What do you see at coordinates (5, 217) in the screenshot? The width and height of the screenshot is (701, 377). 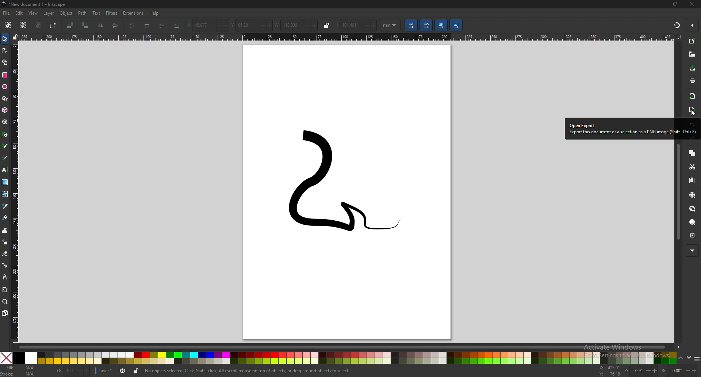 I see `paint bucket` at bounding box center [5, 217].